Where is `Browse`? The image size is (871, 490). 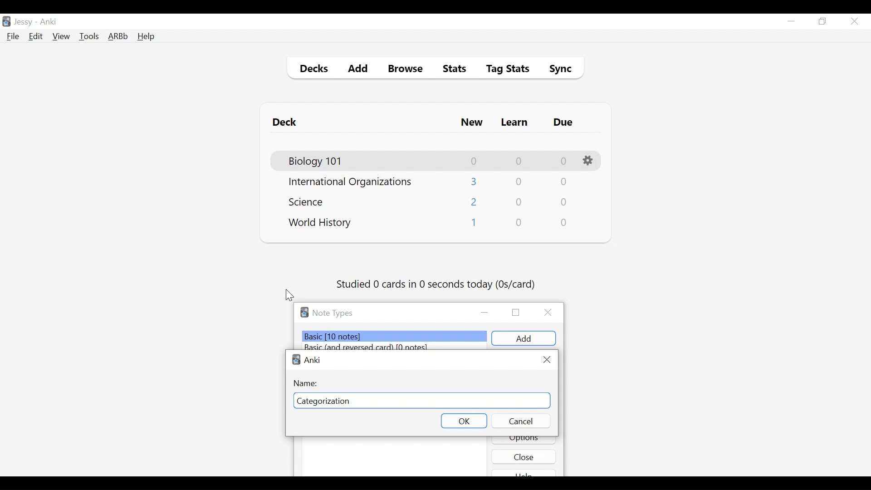 Browse is located at coordinates (407, 70).